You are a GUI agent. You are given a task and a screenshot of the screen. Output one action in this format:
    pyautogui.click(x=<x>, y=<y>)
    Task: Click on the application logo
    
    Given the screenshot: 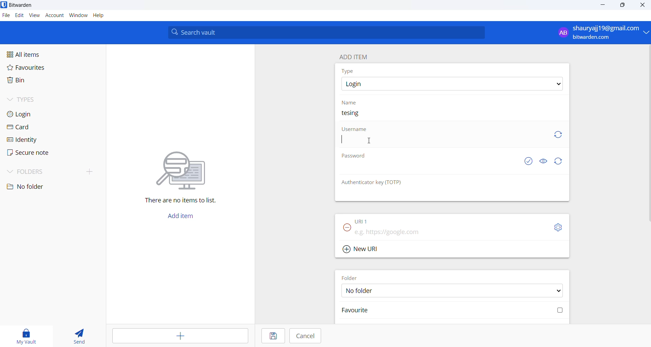 What is the action you would take?
    pyautogui.click(x=4, y=5)
    